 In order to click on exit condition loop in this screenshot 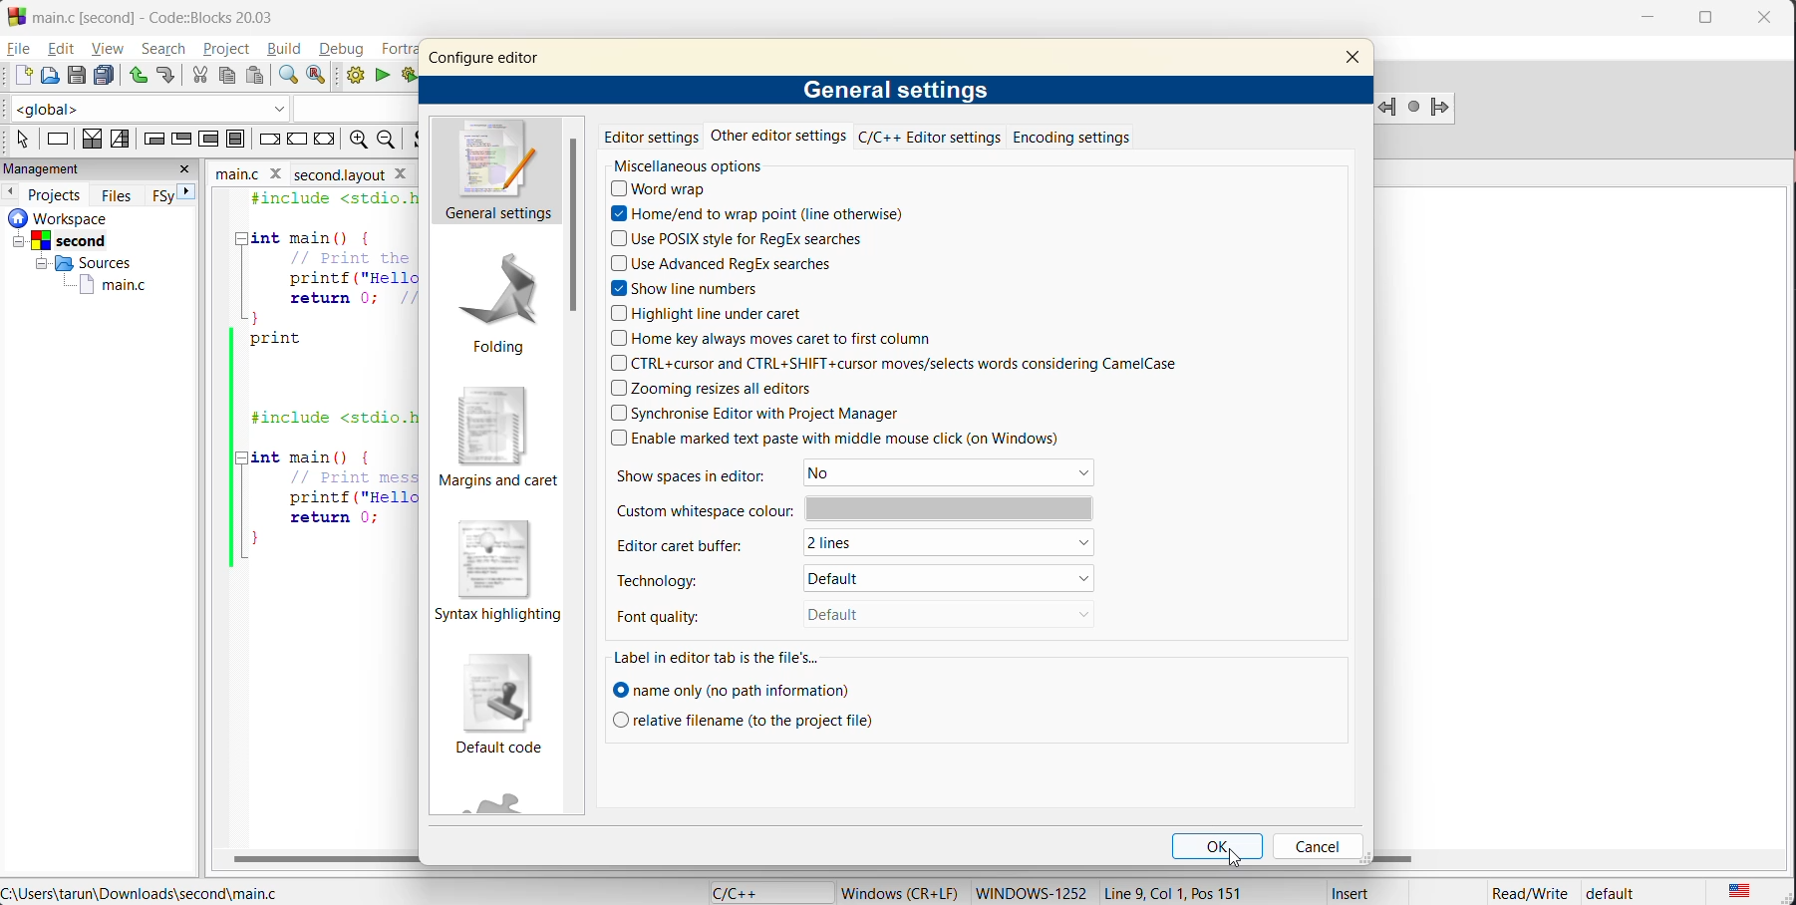, I will do `click(180, 138)`.